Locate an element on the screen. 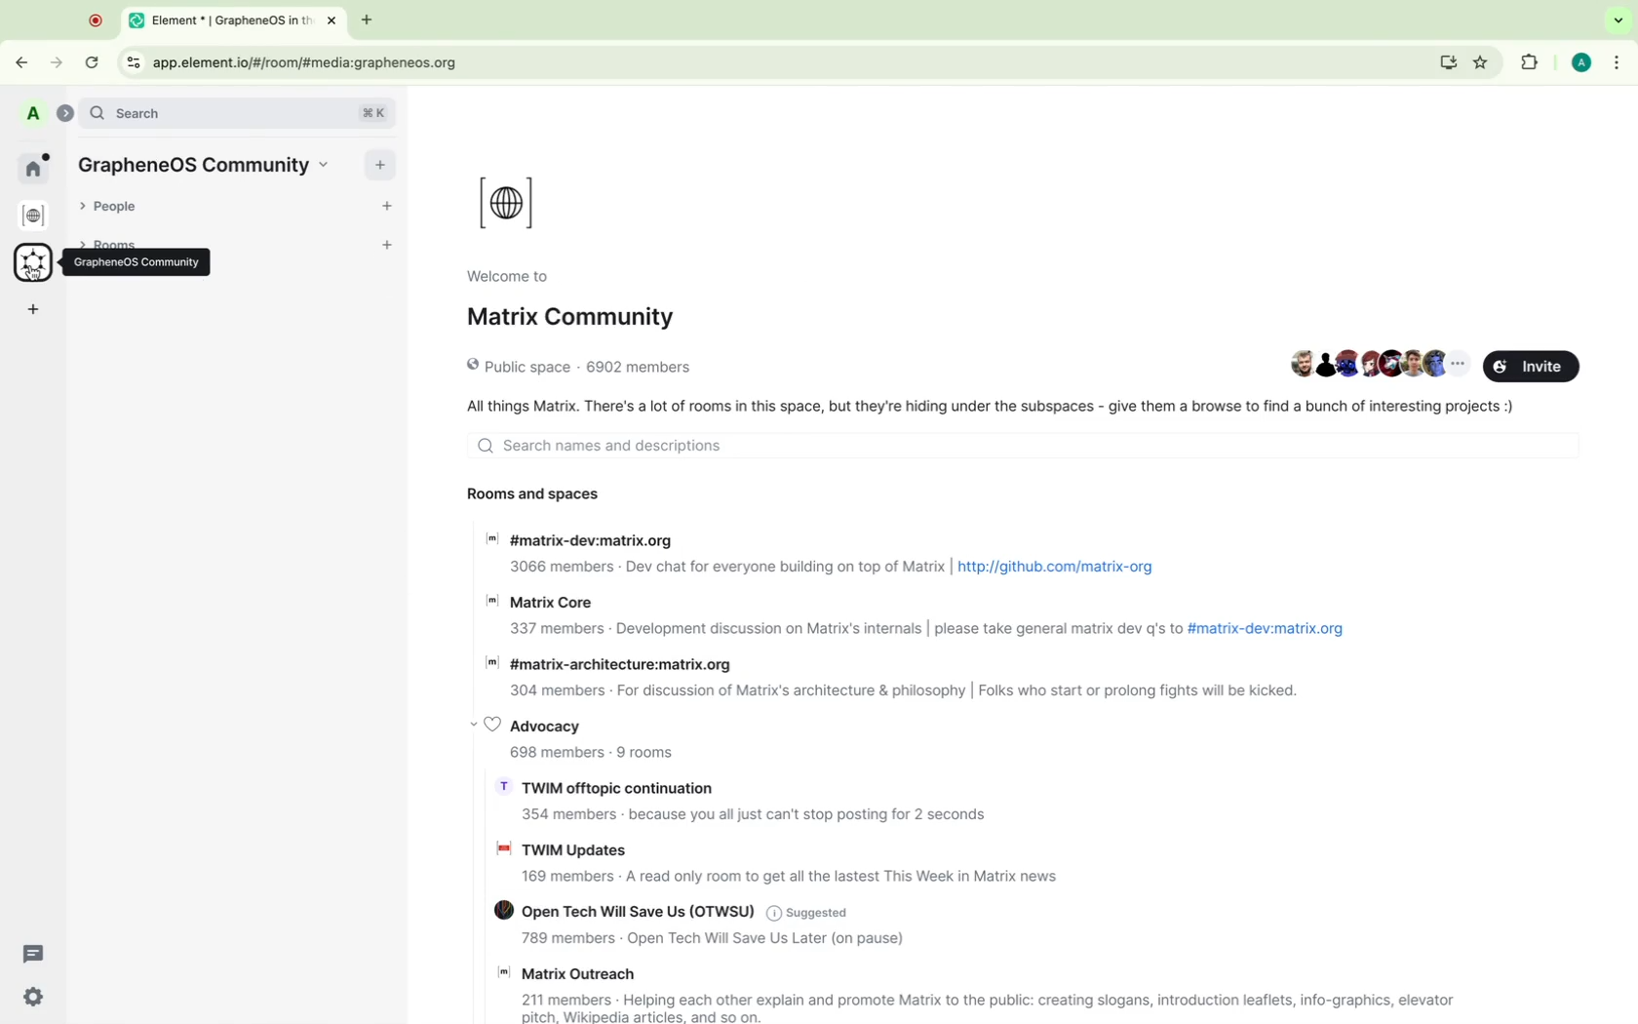 The height and width of the screenshot is (1024, 1638). All things matrix. There's a lot of rooms in this space but they are hiding under the subspaces give them a browse to find a bunch of interesting projects is located at coordinates (989, 408).